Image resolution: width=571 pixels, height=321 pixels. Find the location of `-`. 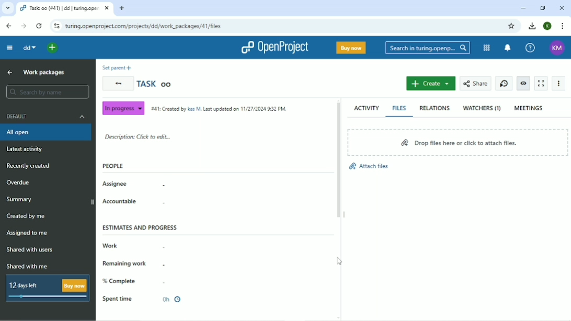

- is located at coordinates (169, 265).